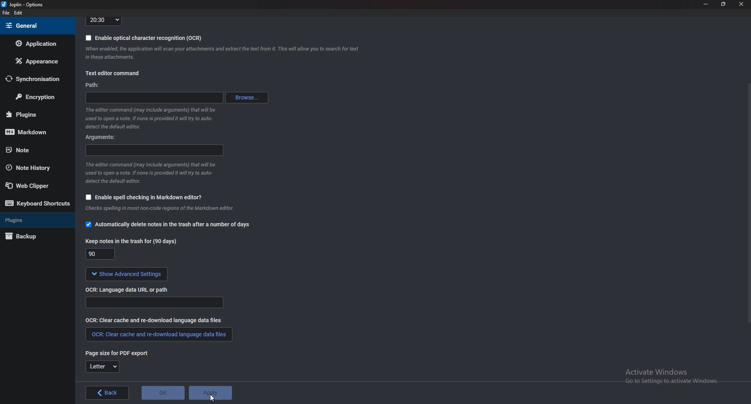 The image size is (751, 404). What do you see at coordinates (142, 198) in the screenshot?
I see `Enable spell checking` at bounding box center [142, 198].